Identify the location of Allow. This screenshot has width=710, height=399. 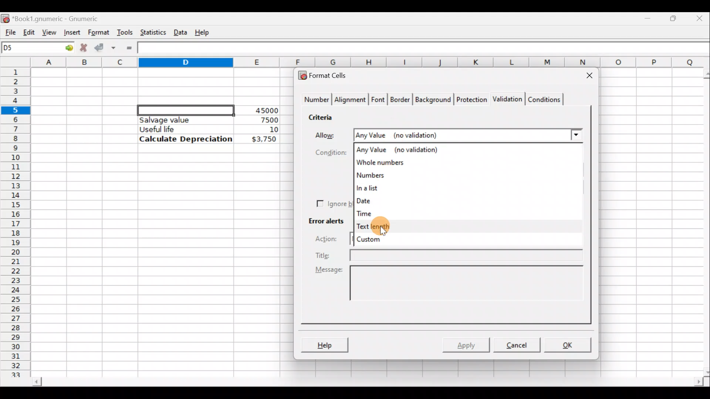
(328, 134).